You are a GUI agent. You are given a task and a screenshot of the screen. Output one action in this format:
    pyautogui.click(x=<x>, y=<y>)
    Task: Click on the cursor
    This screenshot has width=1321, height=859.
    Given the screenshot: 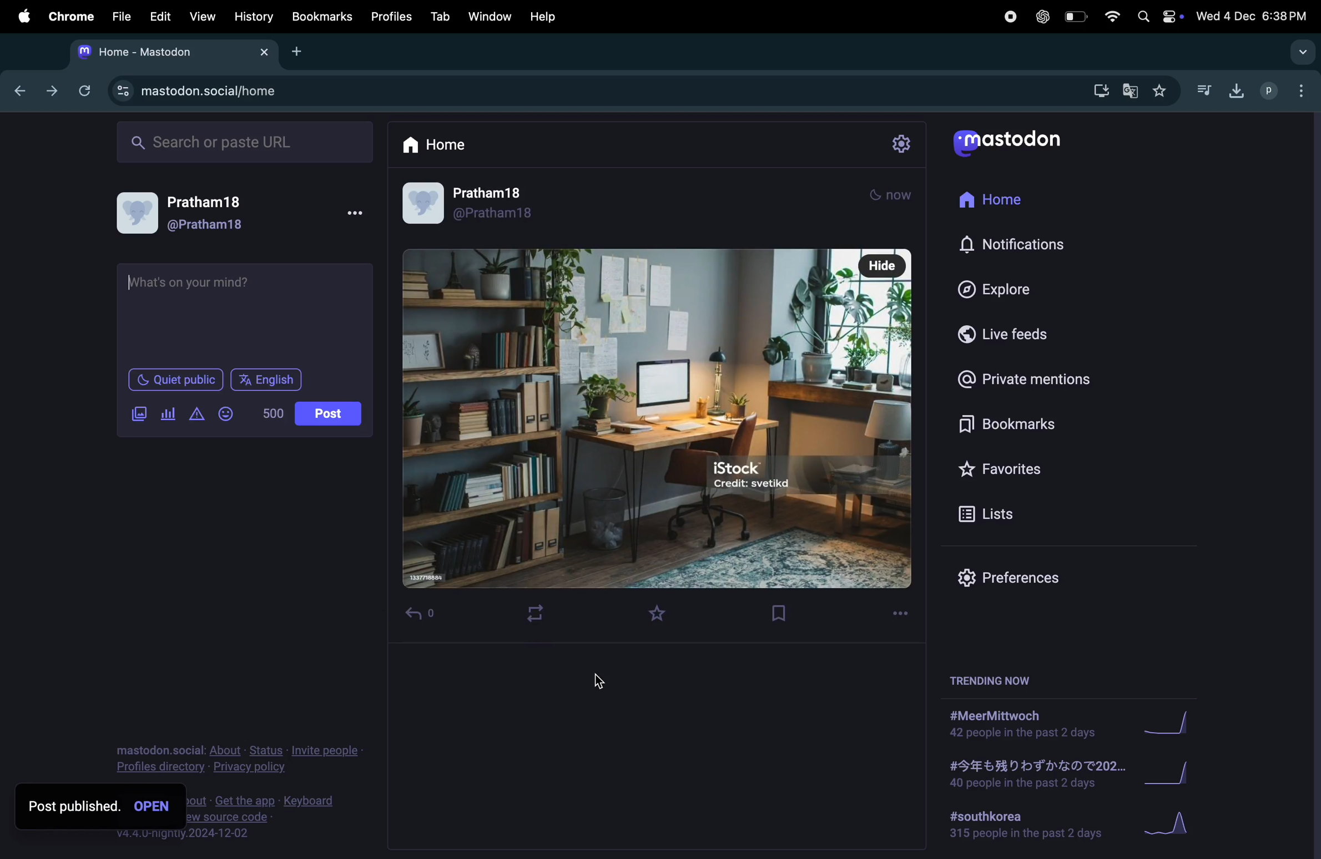 What is the action you would take?
    pyautogui.click(x=147, y=427)
    